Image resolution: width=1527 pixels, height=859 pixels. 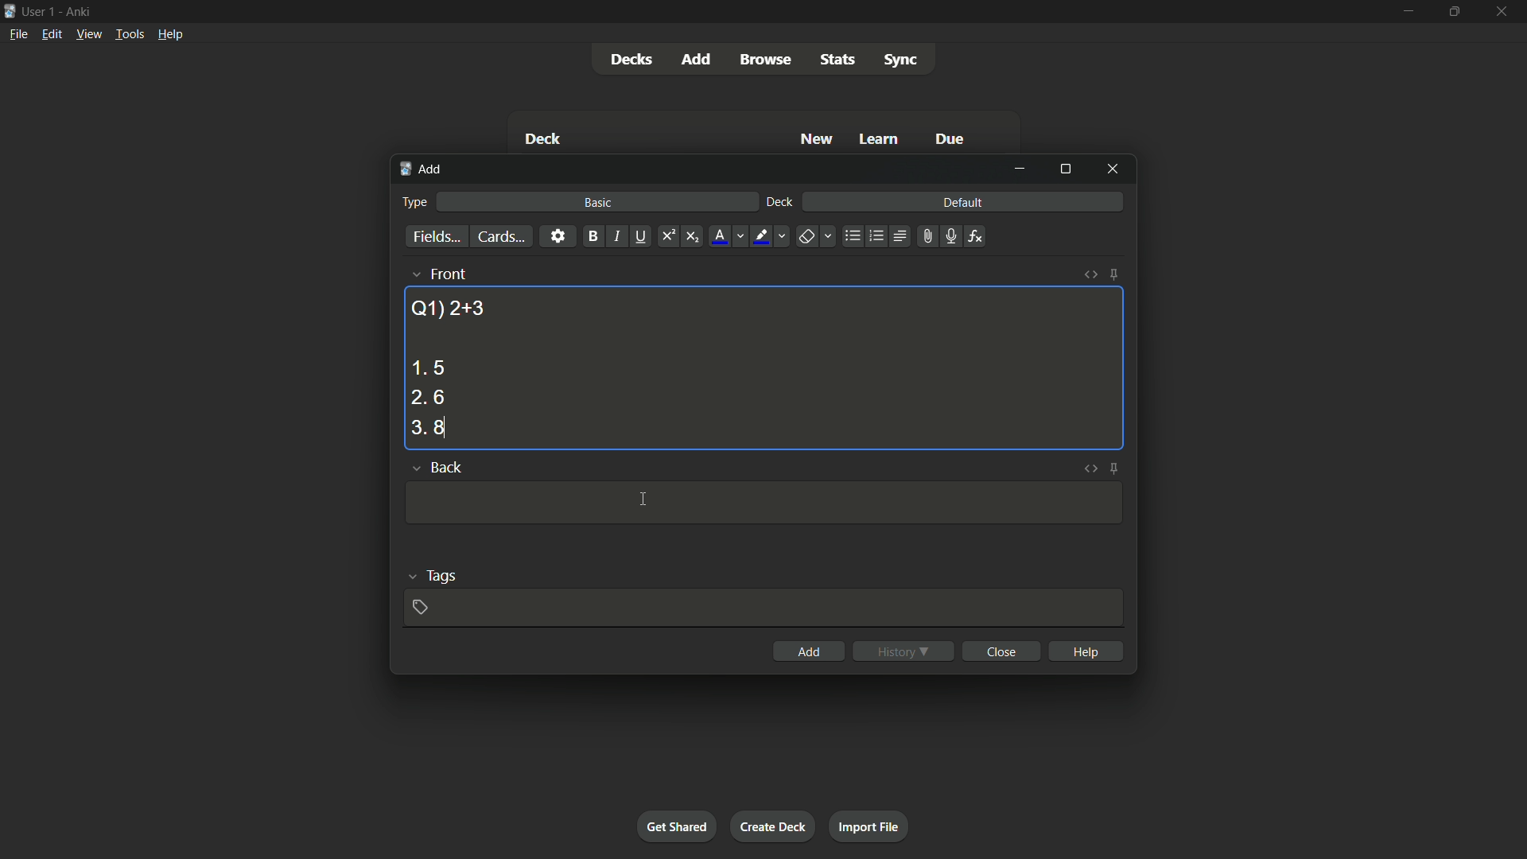 I want to click on basic, so click(x=599, y=202).